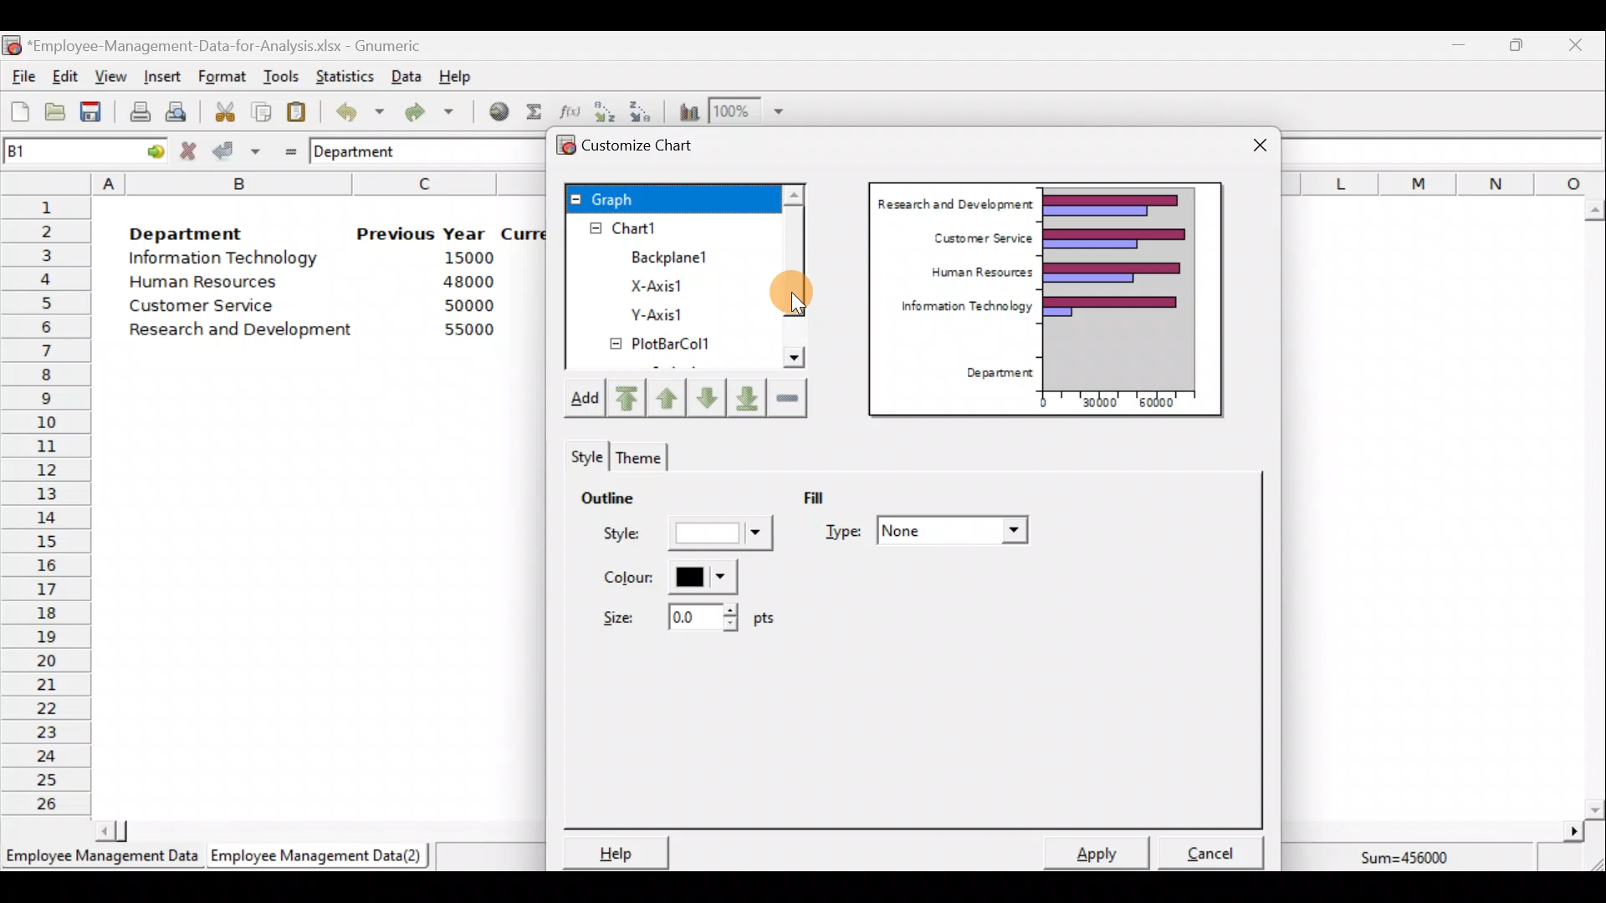 This screenshot has height=903, width=1606. I want to click on Graph, so click(686, 199).